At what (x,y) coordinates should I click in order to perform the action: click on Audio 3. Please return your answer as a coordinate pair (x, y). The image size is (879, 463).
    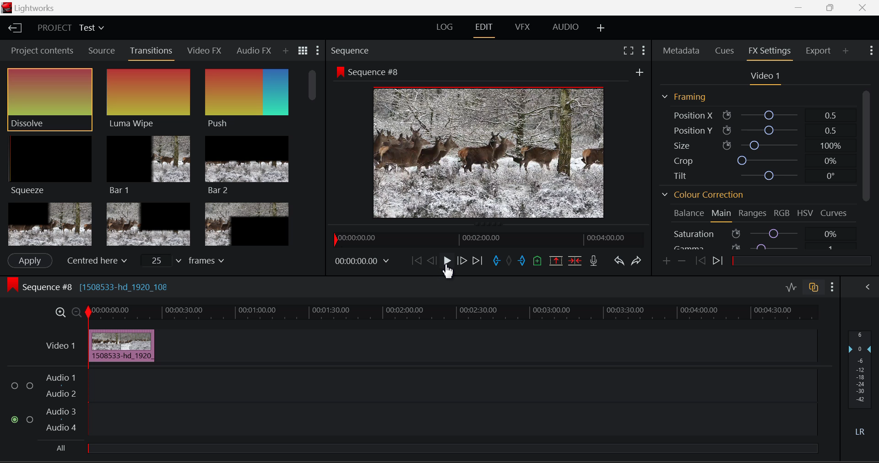
    Looking at the image, I should click on (61, 412).